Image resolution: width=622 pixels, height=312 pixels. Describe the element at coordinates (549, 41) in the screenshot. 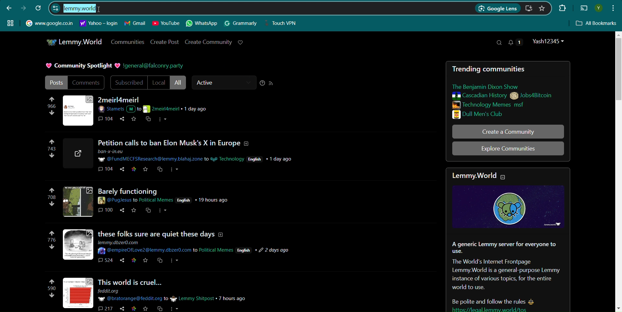

I see `Profile` at that location.